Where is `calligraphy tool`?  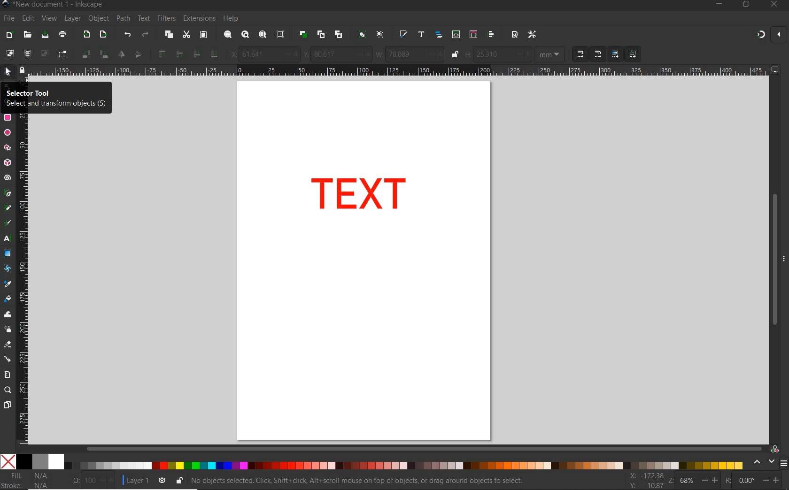
calligraphy tool is located at coordinates (10, 223).